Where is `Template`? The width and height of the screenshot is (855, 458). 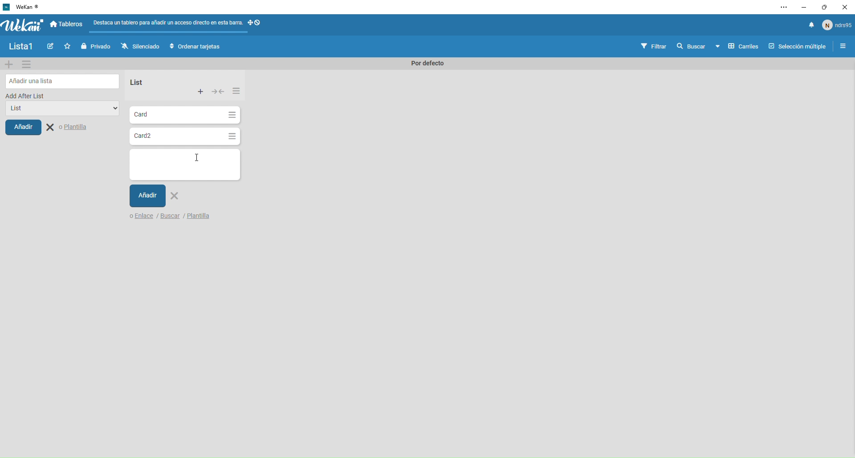
Template is located at coordinates (206, 215).